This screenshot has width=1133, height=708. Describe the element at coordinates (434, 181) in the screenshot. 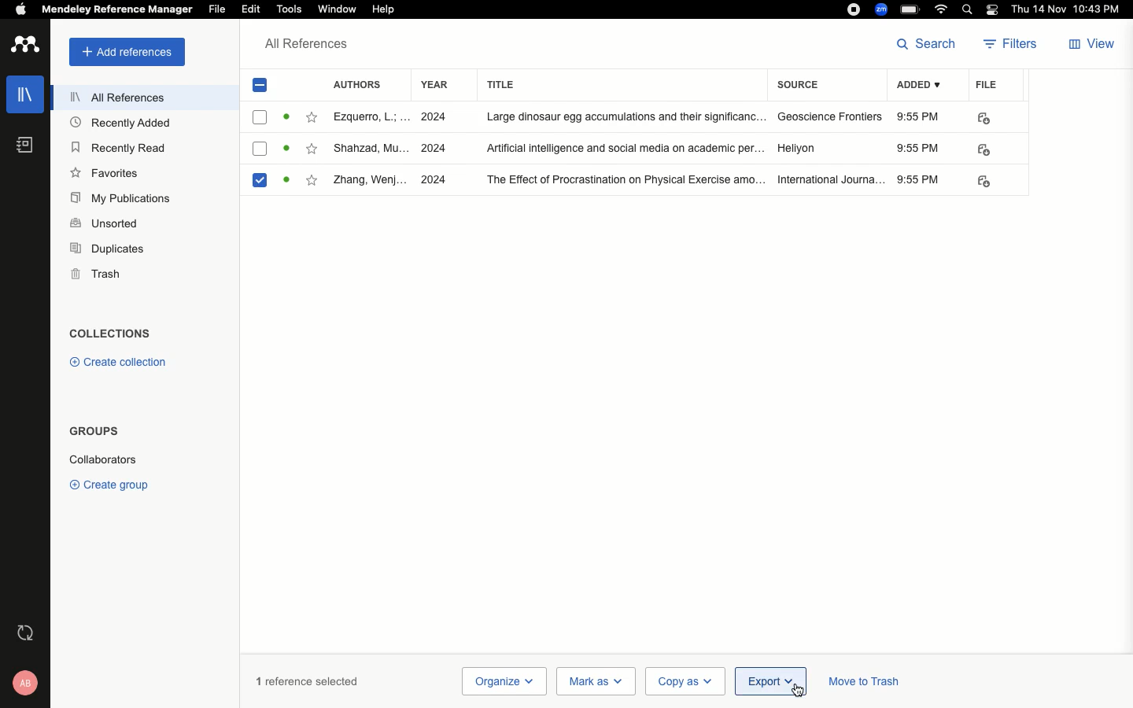

I see `2024` at that location.